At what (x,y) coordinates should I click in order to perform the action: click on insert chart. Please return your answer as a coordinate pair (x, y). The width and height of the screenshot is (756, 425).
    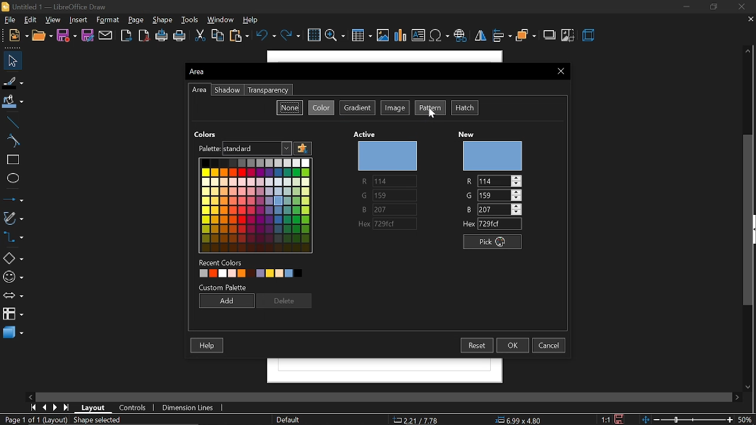
    Looking at the image, I should click on (400, 36).